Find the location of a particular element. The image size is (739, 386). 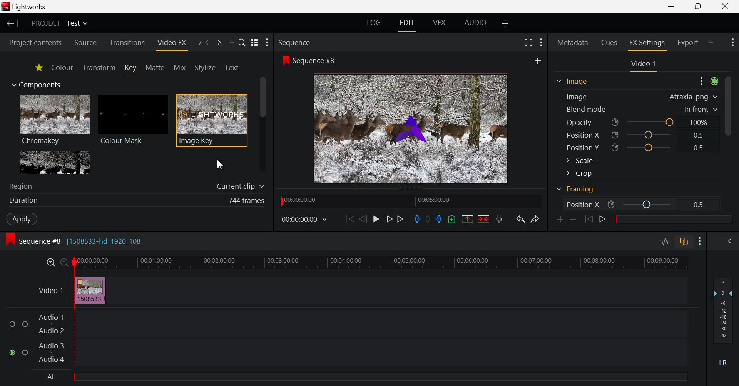

Minimize is located at coordinates (698, 6).